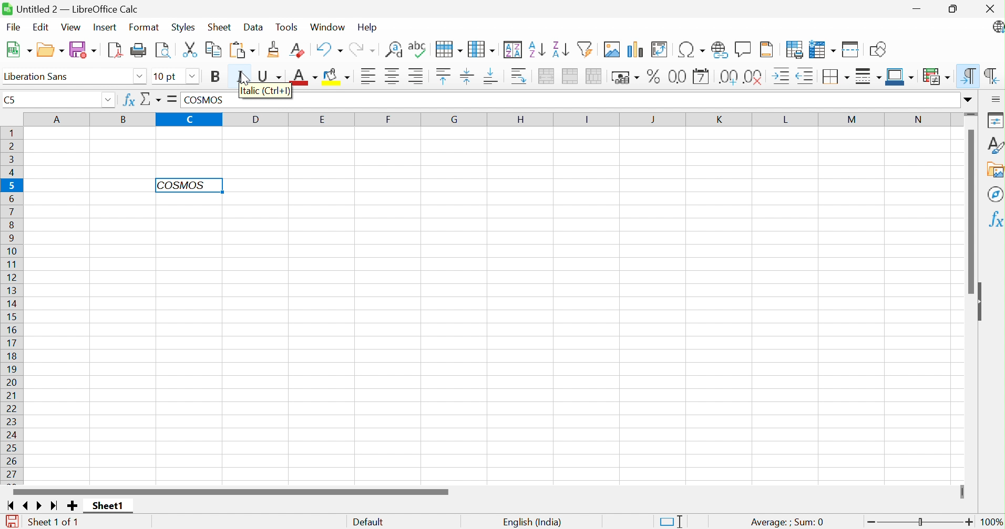 Image resolution: width=1005 pixels, height=529 pixels. Describe the element at coordinates (592, 76) in the screenshot. I see `Unmerge cells` at that location.